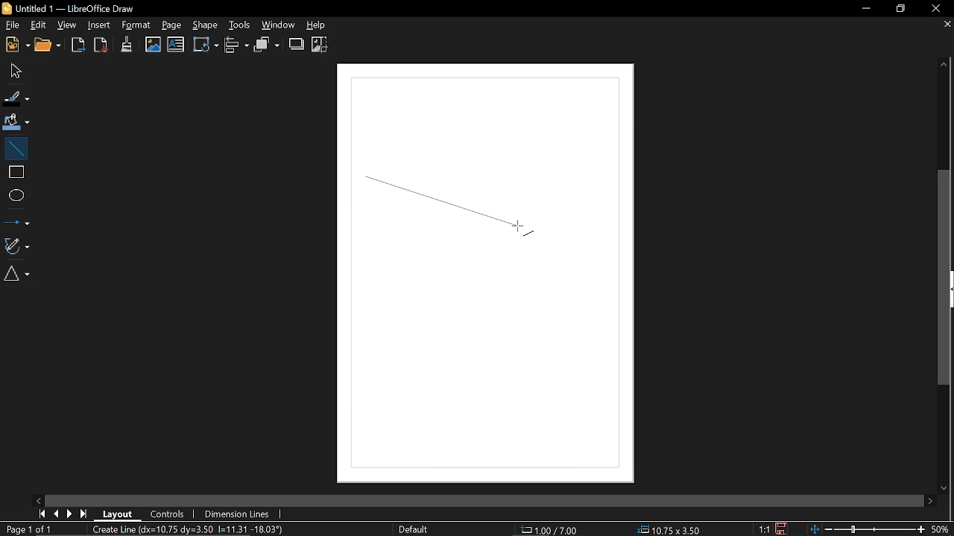 The height and width of the screenshot is (536, 954). I want to click on Align, so click(237, 46).